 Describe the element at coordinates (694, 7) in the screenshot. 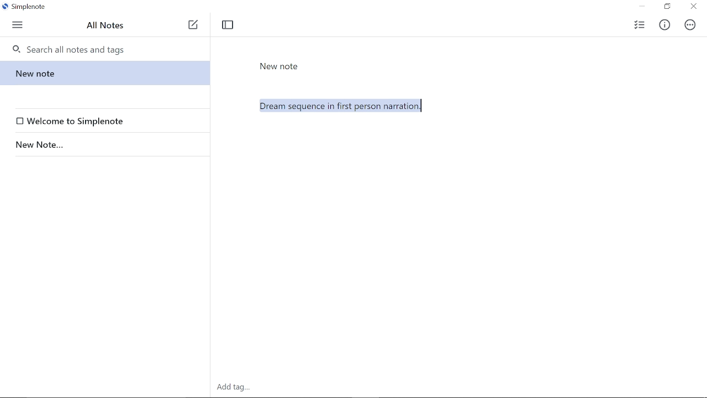

I see `Close` at that location.